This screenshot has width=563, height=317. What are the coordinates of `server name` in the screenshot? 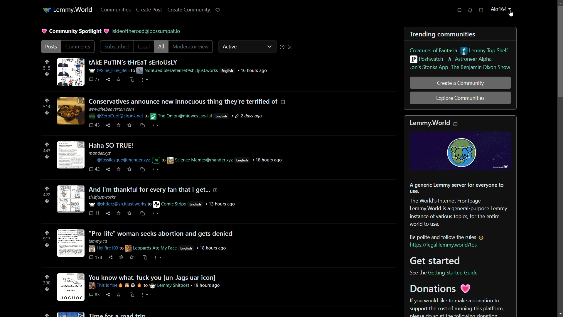 It's located at (74, 9).